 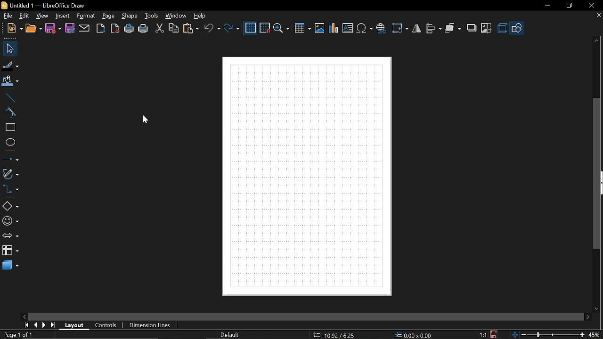 I want to click on previous page, so click(x=36, y=325).